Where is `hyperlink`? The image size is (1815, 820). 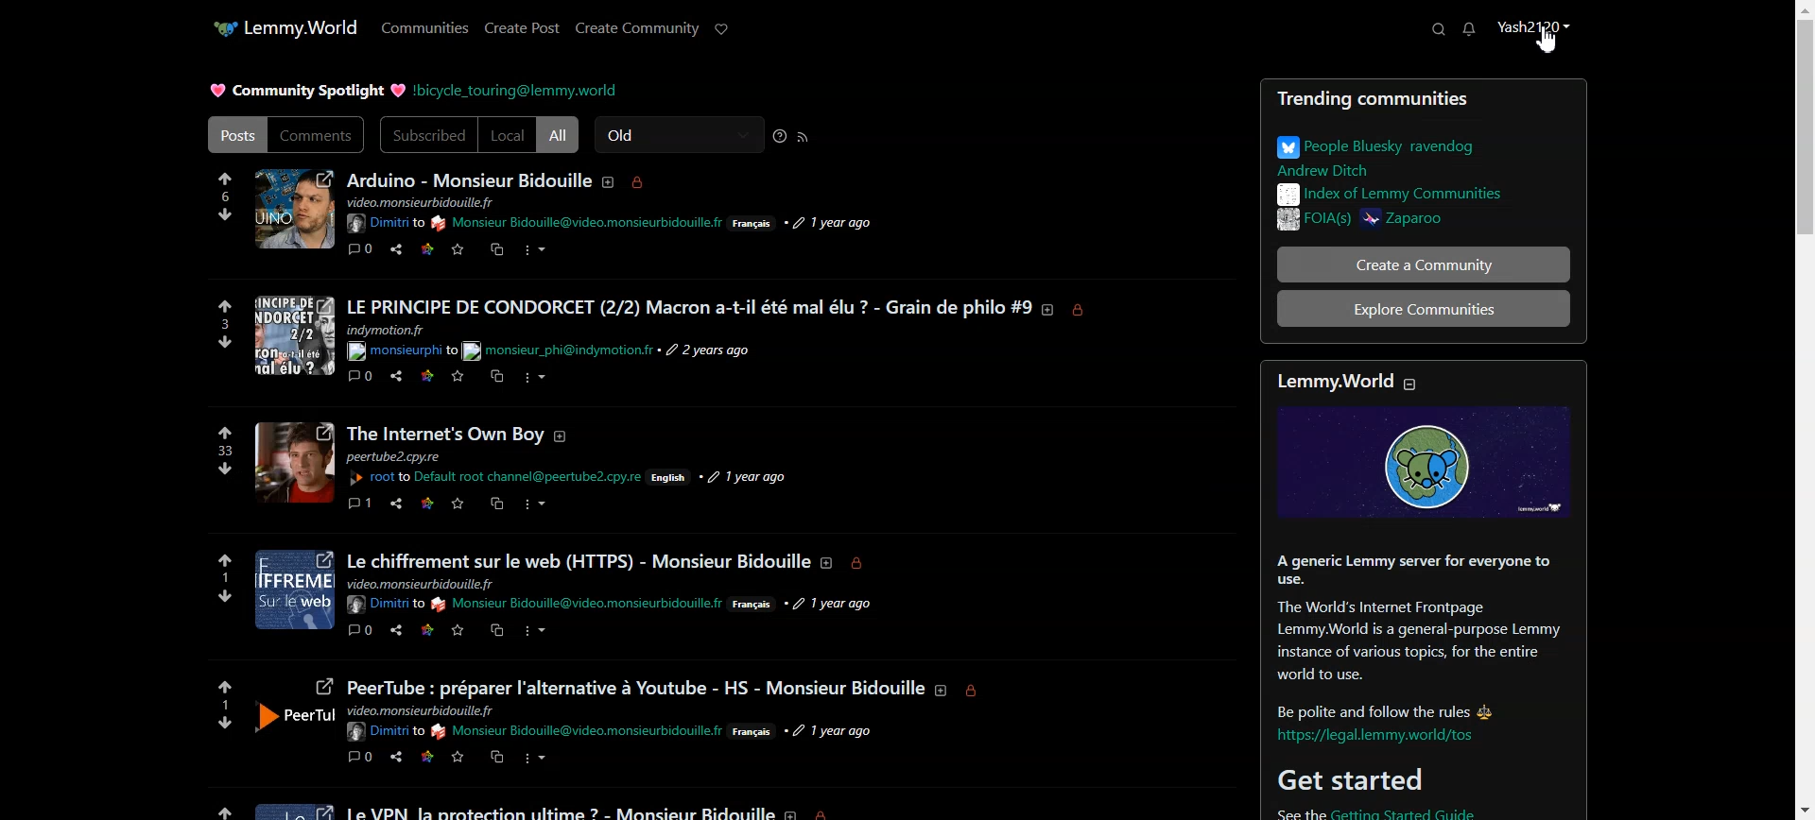
hyperlink is located at coordinates (1379, 737).